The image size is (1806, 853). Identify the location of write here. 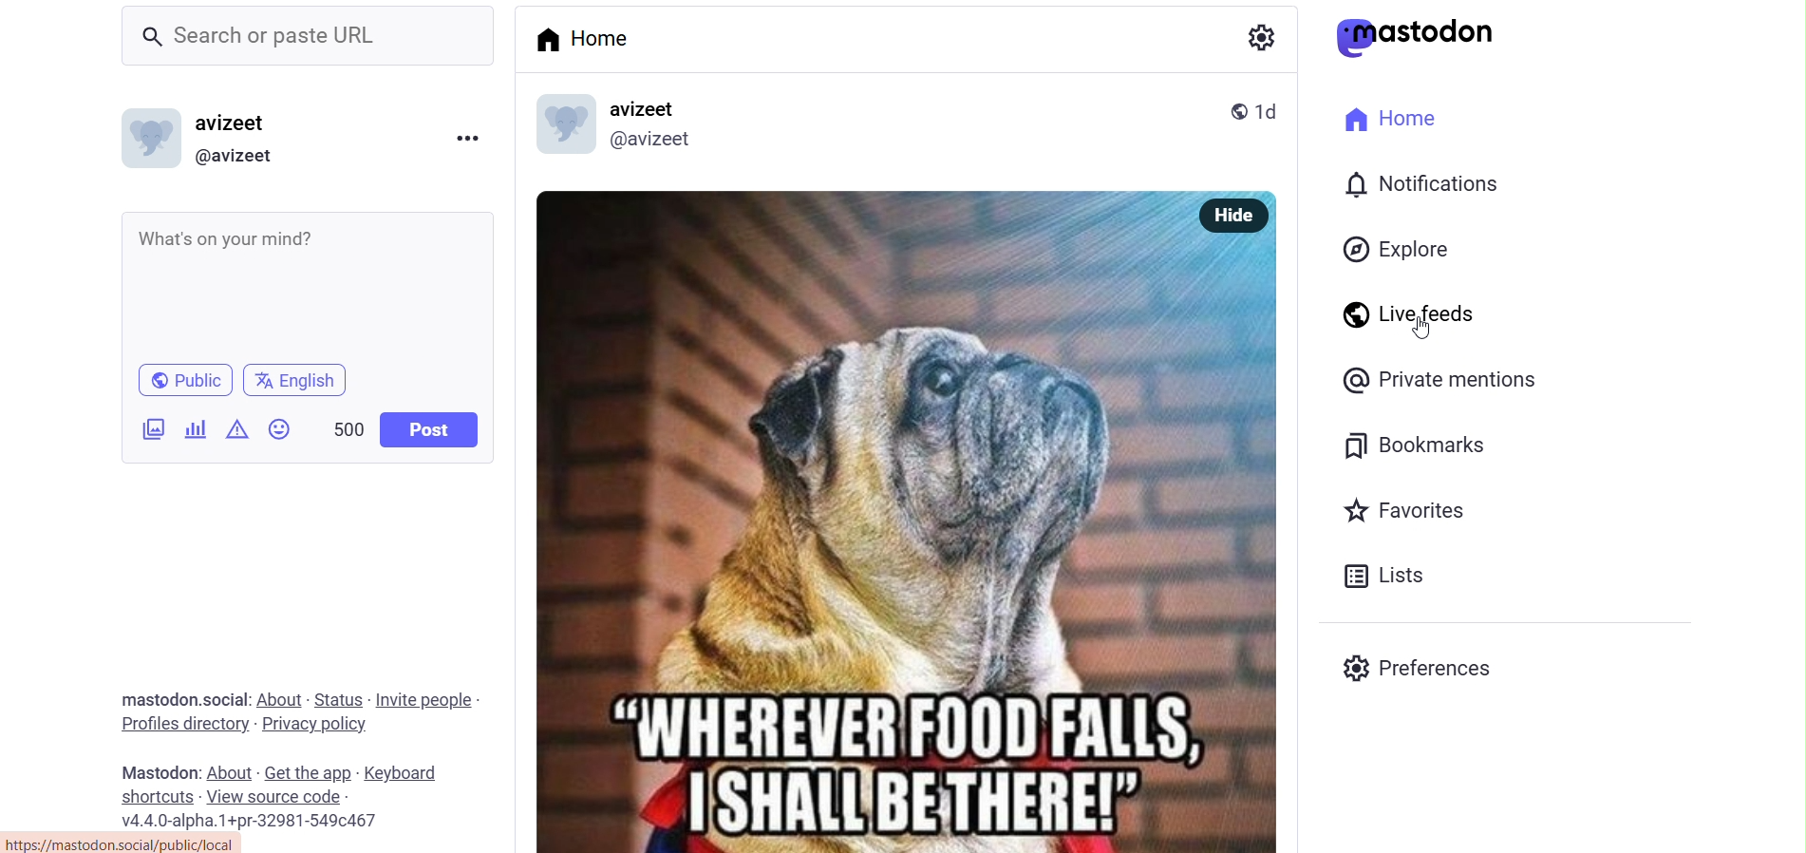
(314, 286).